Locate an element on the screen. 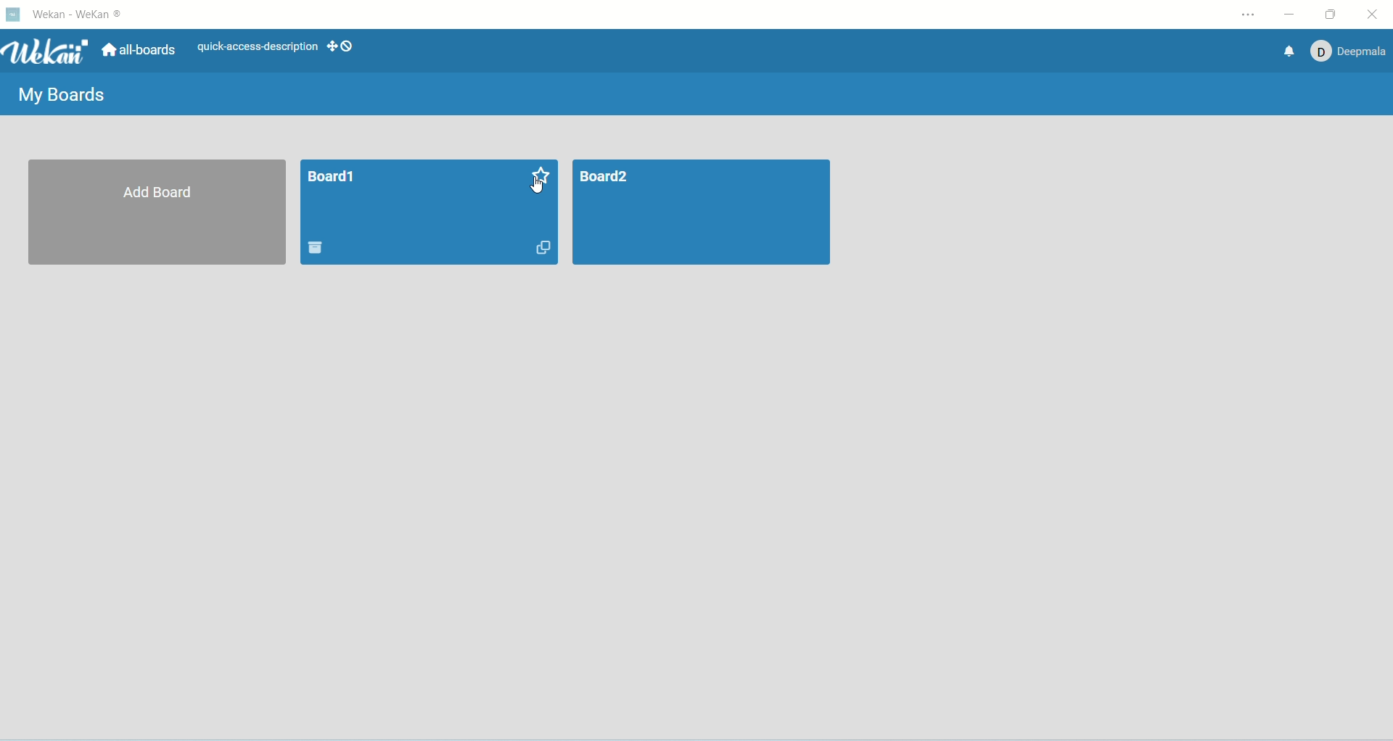  all boards is located at coordinates (139, 49).